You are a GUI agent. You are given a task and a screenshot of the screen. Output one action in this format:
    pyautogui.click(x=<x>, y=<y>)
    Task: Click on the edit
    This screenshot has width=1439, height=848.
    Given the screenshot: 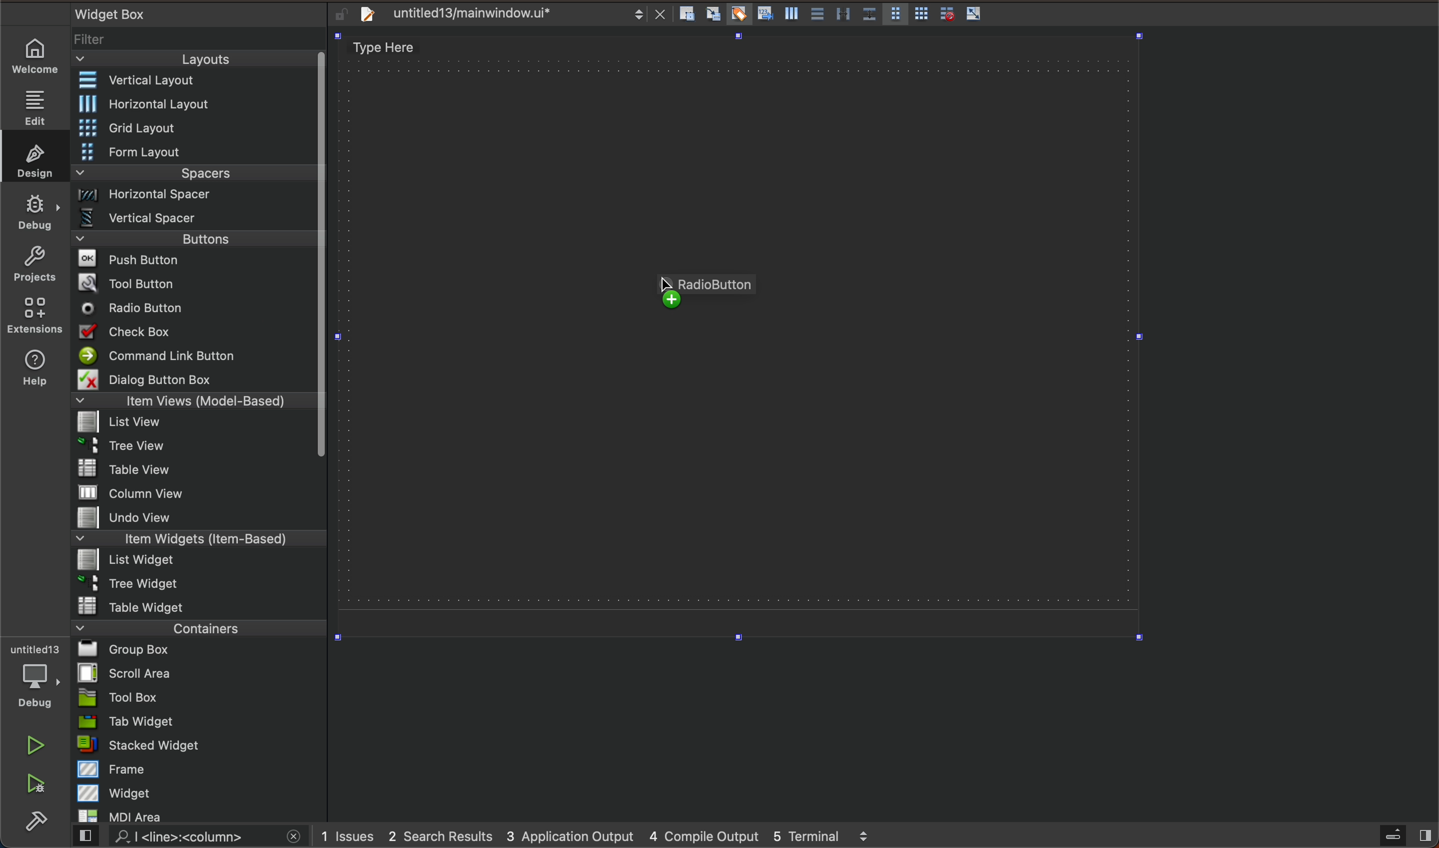 What is the action you would take?
    pyautogui.click(x=41, y=103)
    